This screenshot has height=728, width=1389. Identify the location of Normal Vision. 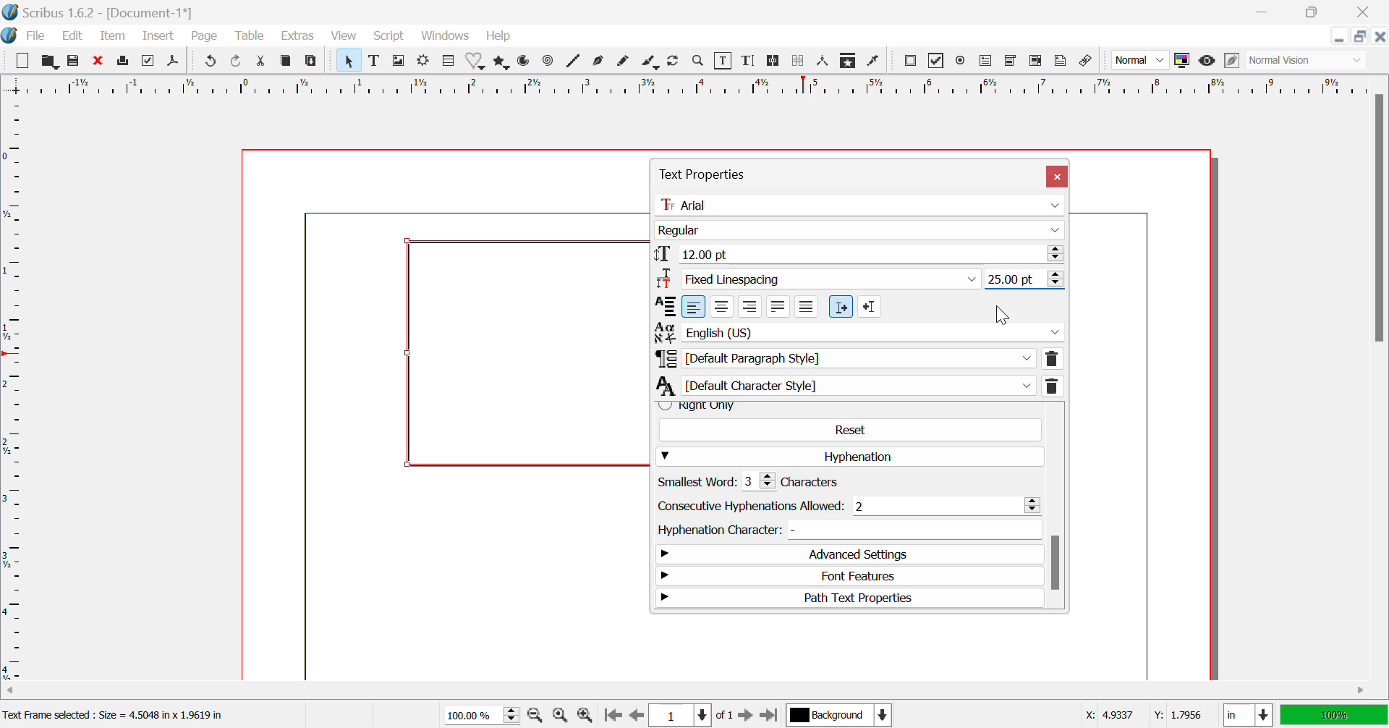
(1308, 63).